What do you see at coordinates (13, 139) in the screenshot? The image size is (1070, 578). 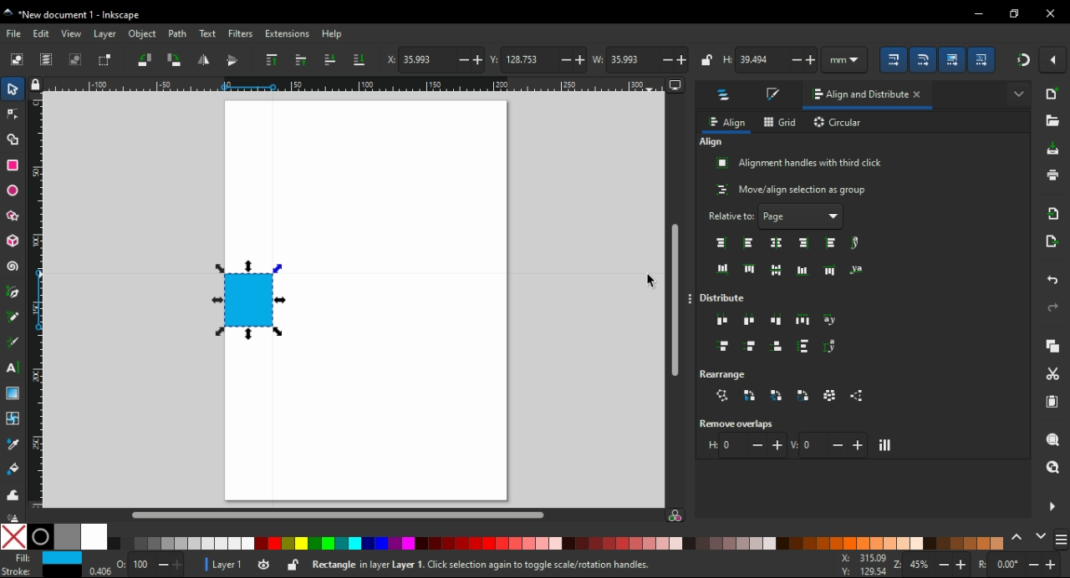 I see `shape builder tool` at bounding box center [13, 139].